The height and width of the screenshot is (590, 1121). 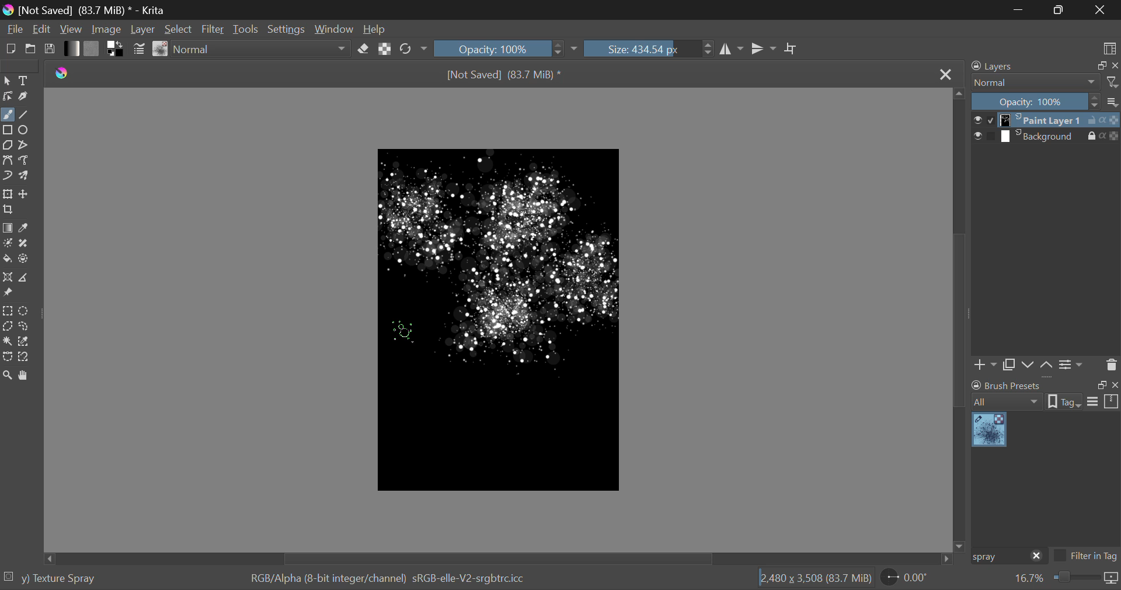 I want to click on Gradient, so click(x=72, y=48).